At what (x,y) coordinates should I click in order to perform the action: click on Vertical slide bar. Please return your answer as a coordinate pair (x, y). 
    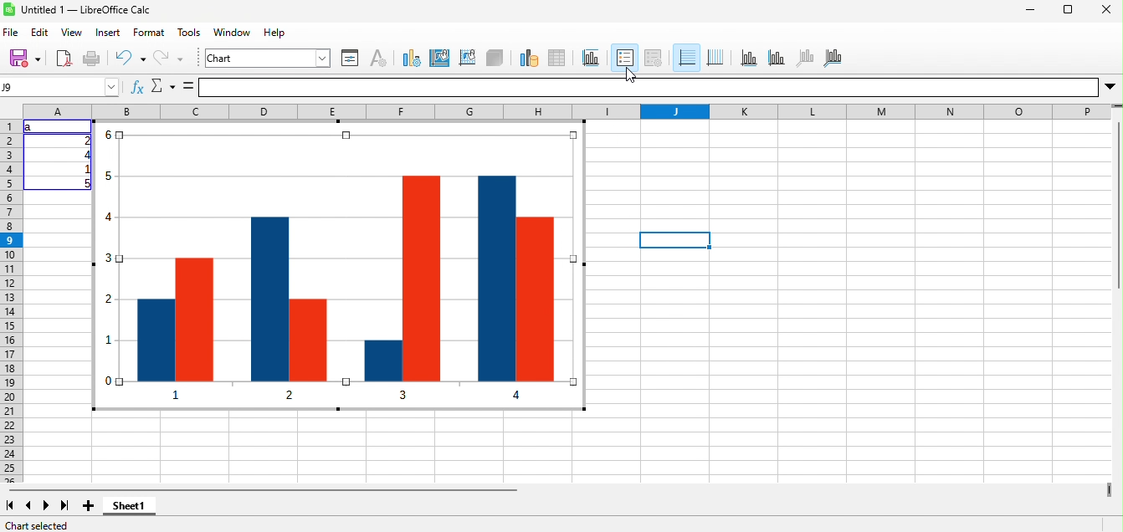
    Looking at the image, I should click on (1118, 204).